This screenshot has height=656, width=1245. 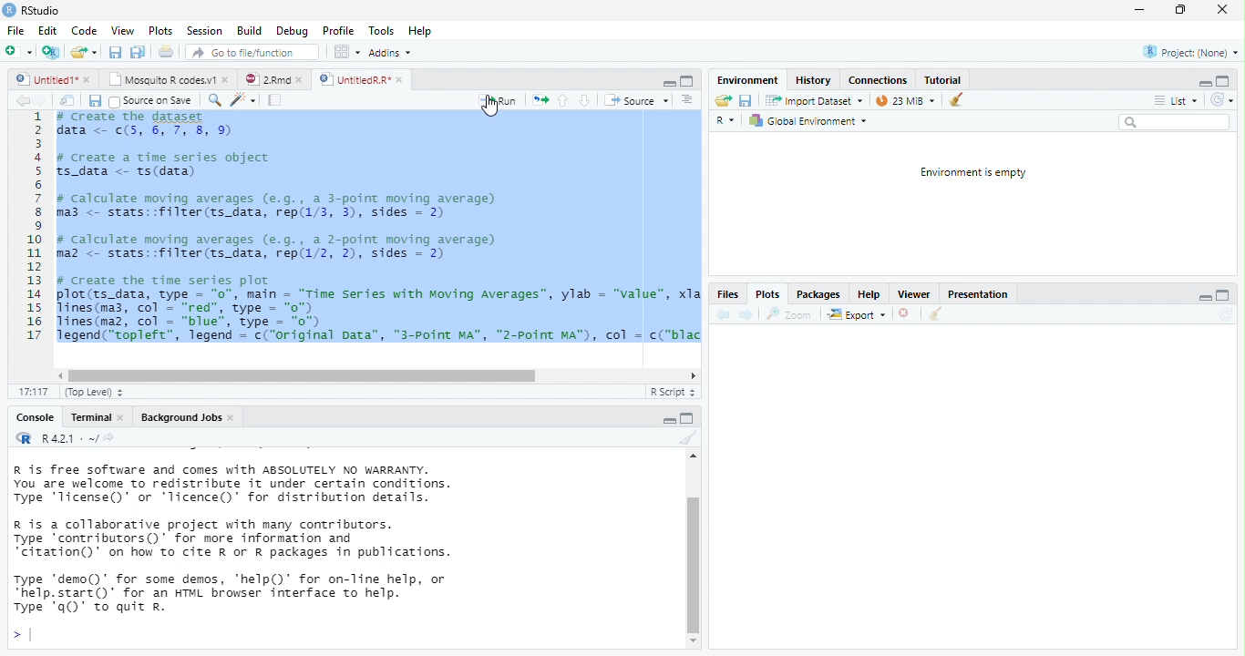 What do you see at coordinates (808, 121) in the screenshot?
I see `Global Environment` at bounding box center [808, 121].